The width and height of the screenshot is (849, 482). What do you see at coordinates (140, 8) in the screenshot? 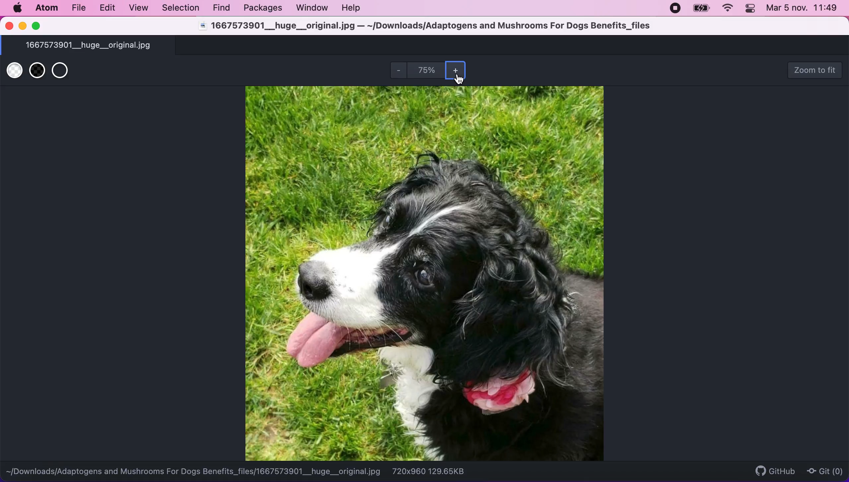
I see `view` at bounding box center [140, 8].